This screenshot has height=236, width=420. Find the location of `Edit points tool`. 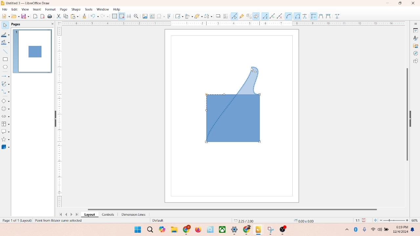

Edit points tool is located at coordinates (313, 16).